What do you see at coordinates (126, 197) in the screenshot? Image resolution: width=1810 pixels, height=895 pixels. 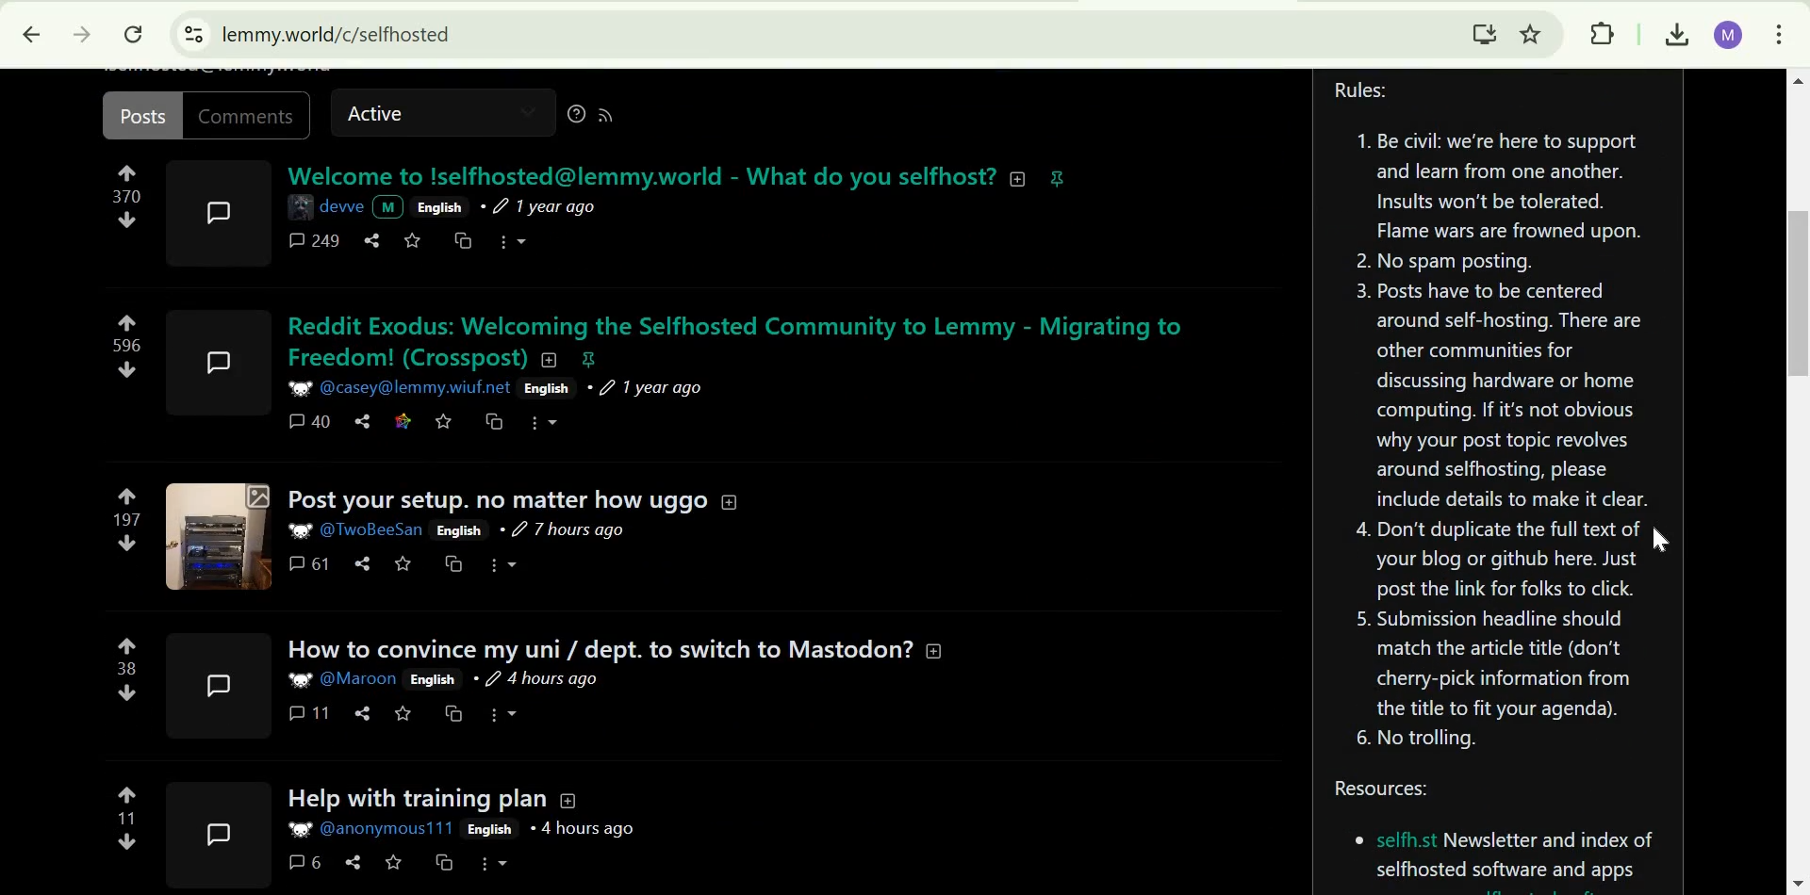 I see `numbers` at bounding box center [126, 197].